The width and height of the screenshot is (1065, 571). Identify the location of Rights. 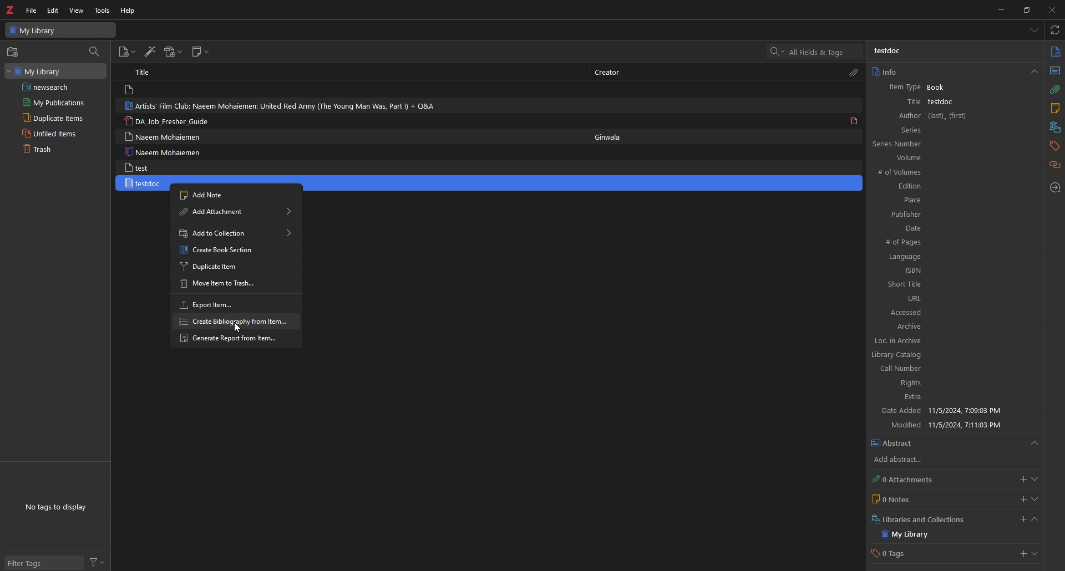
(946, 384).